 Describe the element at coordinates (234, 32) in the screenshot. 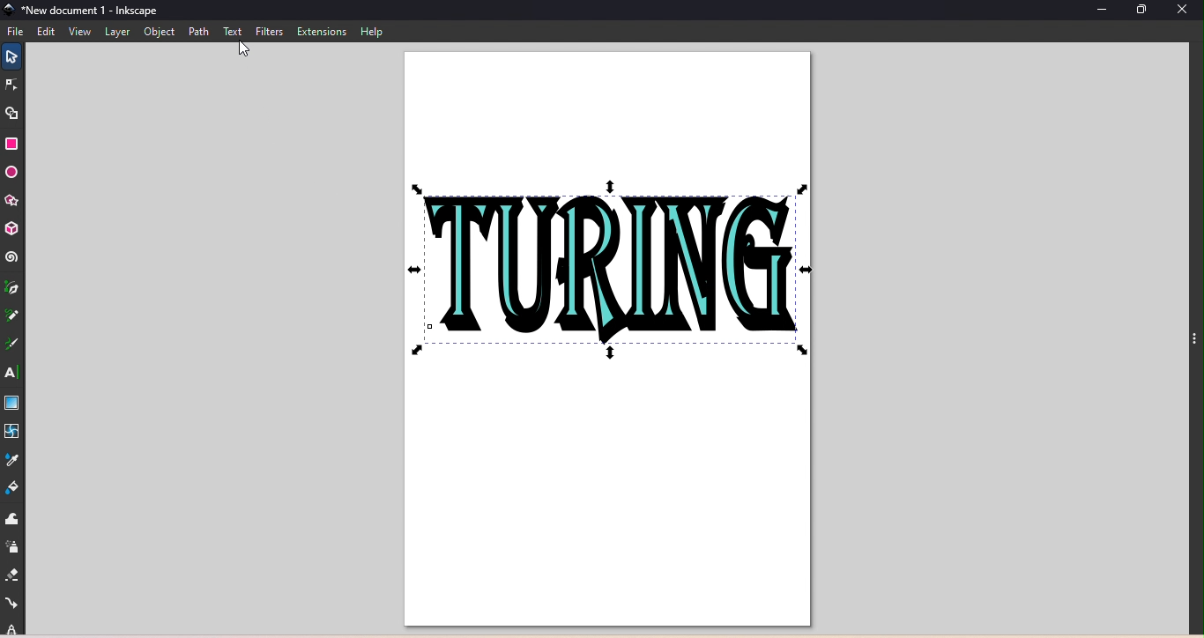

I see `Text` at that location.